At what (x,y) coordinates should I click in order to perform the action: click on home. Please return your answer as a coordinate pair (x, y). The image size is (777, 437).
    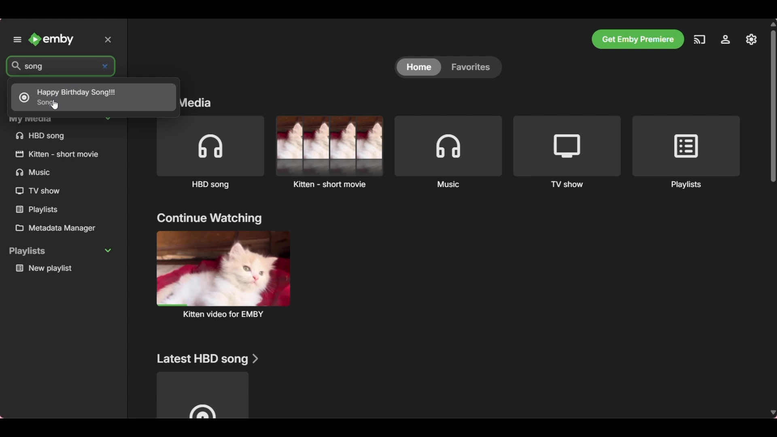
    Looking at the image, I should click on (417, 68).